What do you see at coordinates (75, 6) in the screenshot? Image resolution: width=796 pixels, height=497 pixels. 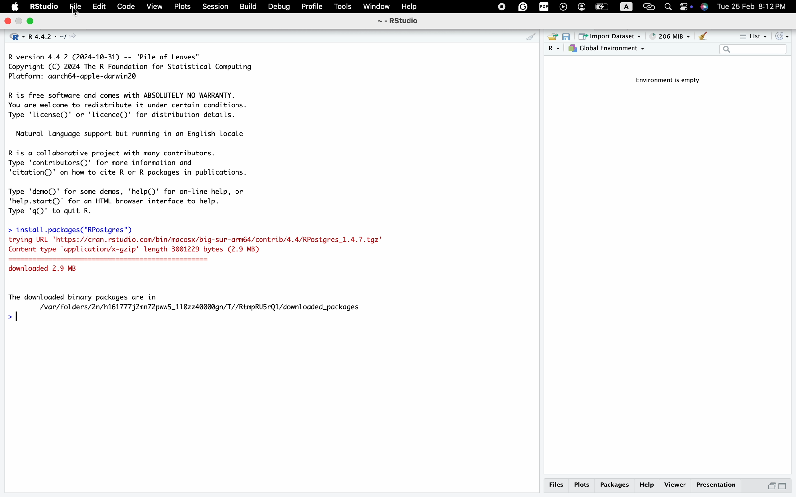 I see `file` at bounding box center [75, 6].